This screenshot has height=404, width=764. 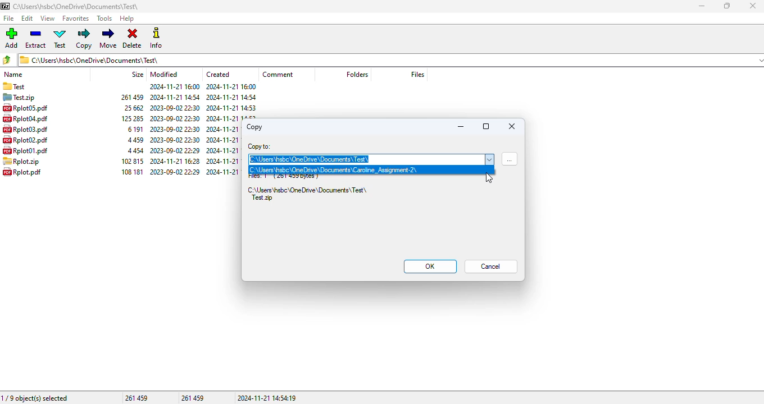 I want to click on delete, so click(x=133, y=39).